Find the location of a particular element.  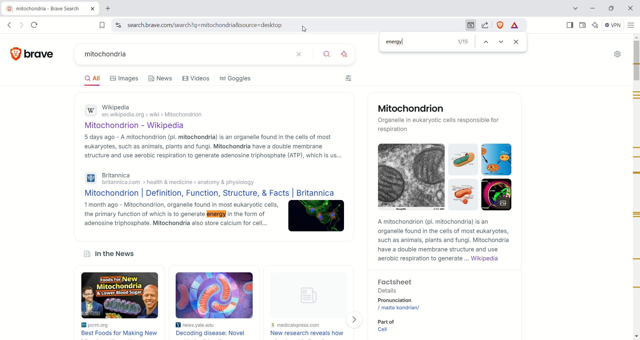

news.yale.edu is located at coordinates (197, 326).